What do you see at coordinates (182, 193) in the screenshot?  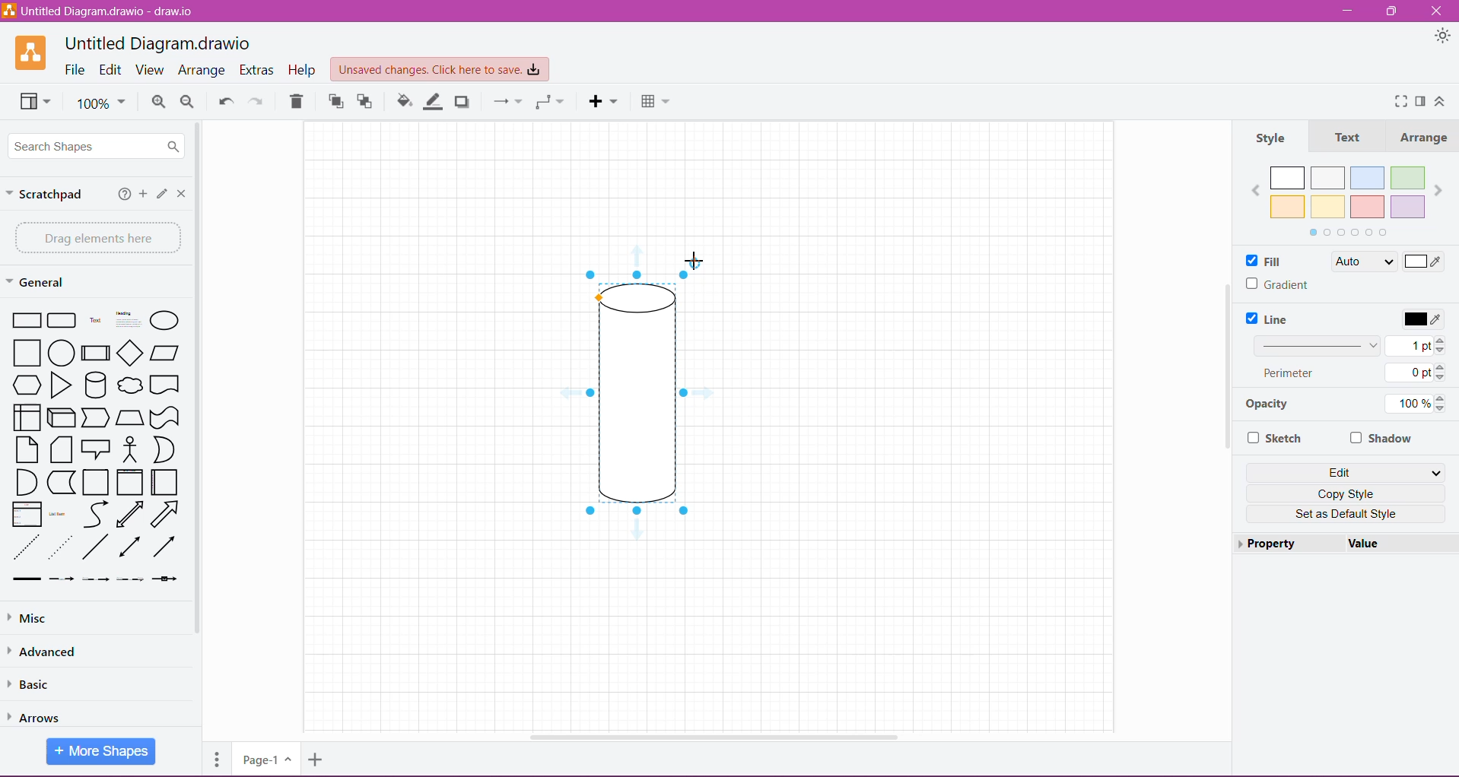 I see `Close` at bounding box center [182, 193].